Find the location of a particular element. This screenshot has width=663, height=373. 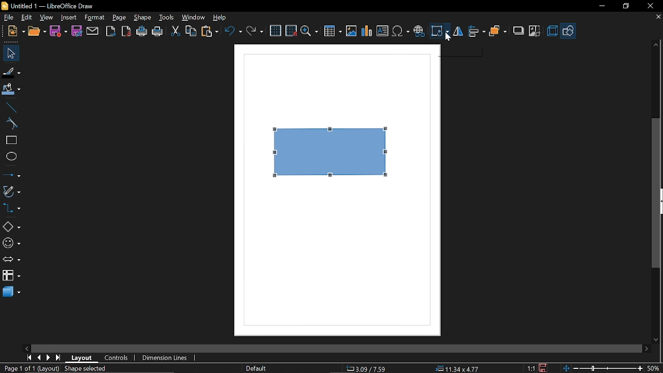

save is located at coordinates (544, 367).